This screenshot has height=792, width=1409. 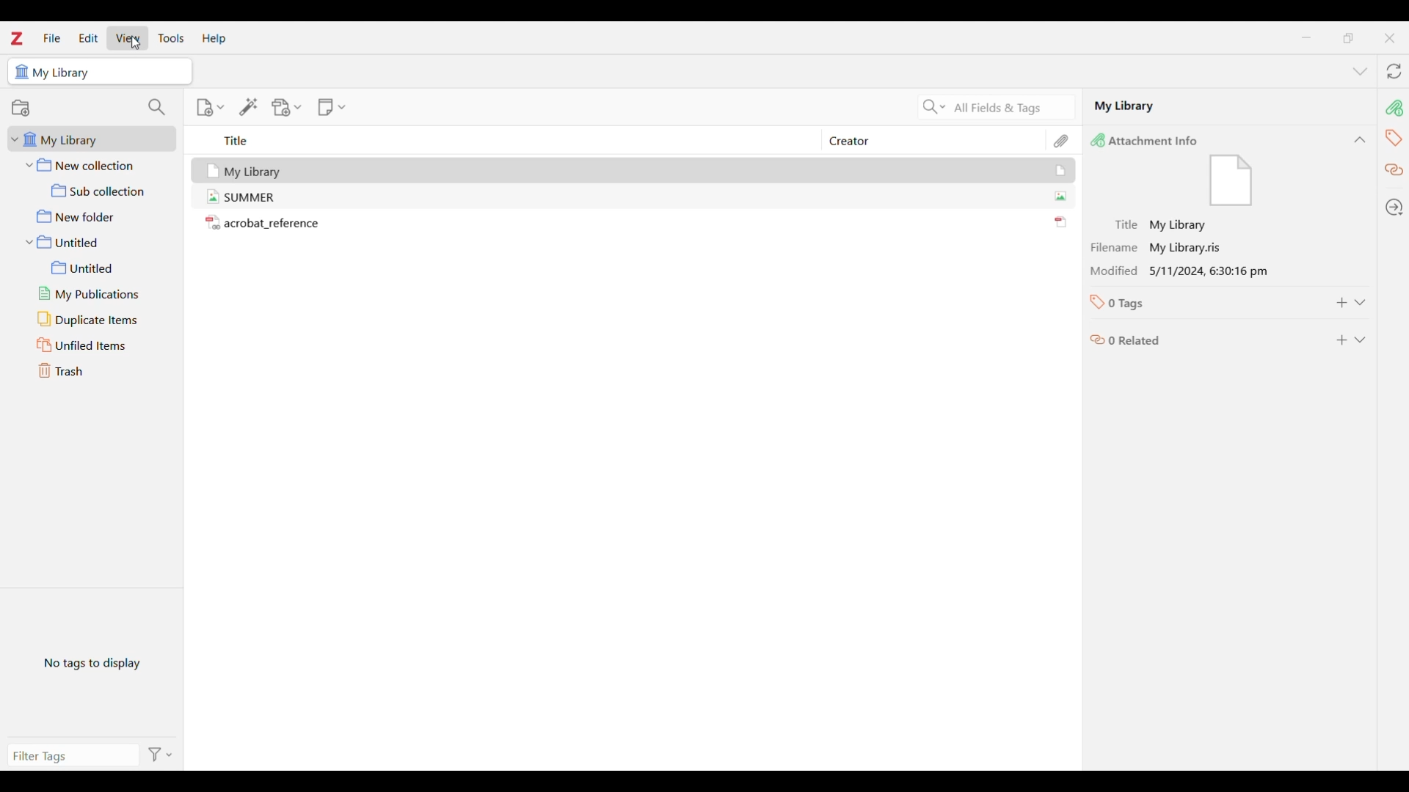 I want to click on No tags in selected file, so click(x=92, y=661).